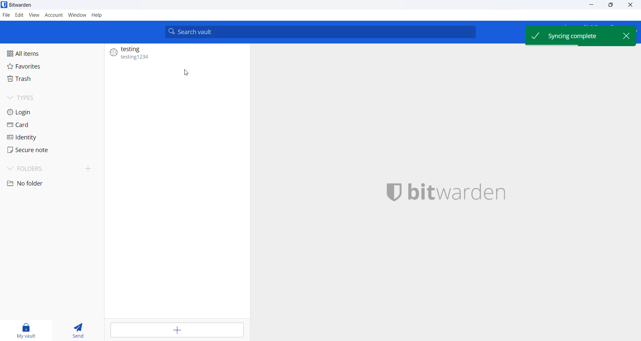  What do you see at coordinates (31, 53) in the screenshot?
I see `all items` at bounding box center [31, 53].